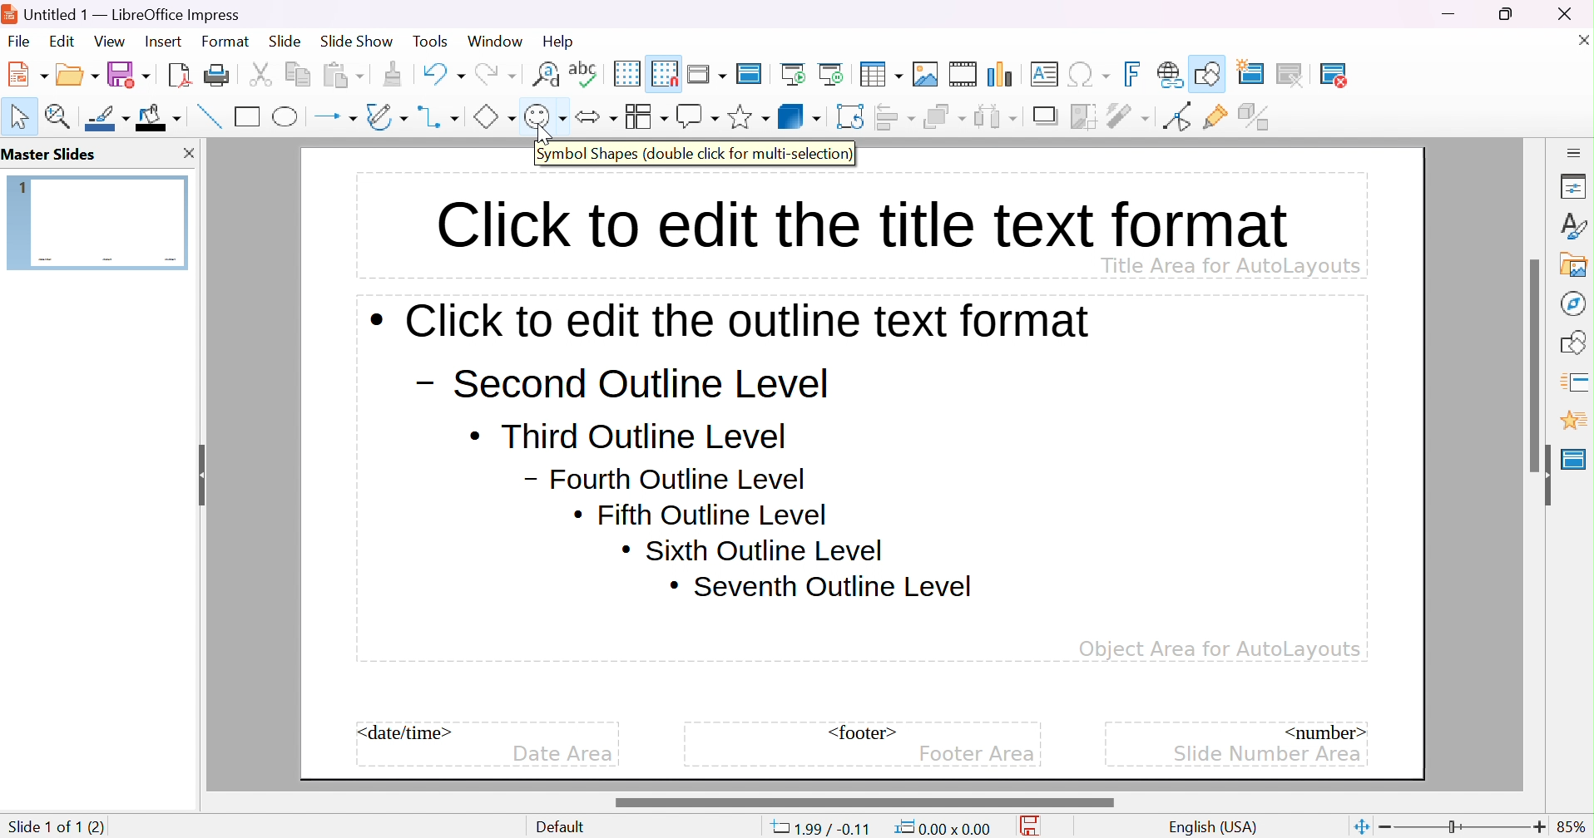  Describe the element at coordinates (260, 74) in the screenshot. I see `cut` at that location.